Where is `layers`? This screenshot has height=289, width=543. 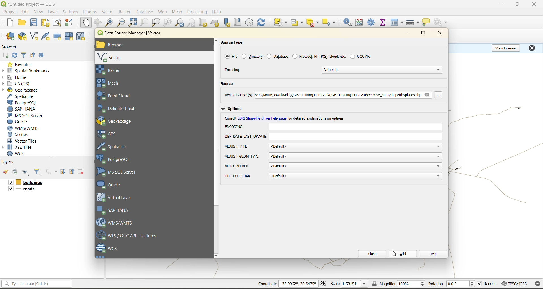
layers is located at coordinates (26, 190).